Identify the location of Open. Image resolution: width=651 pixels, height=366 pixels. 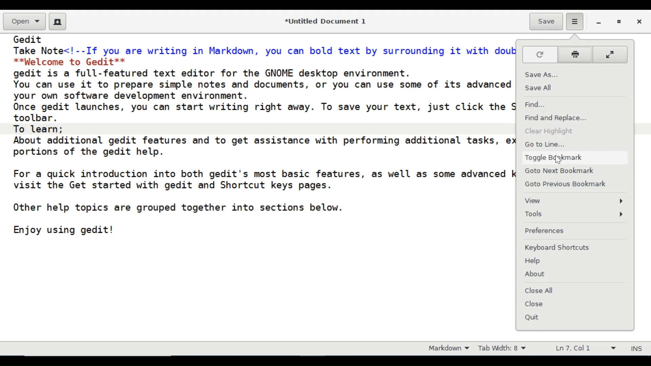
(24, 22).